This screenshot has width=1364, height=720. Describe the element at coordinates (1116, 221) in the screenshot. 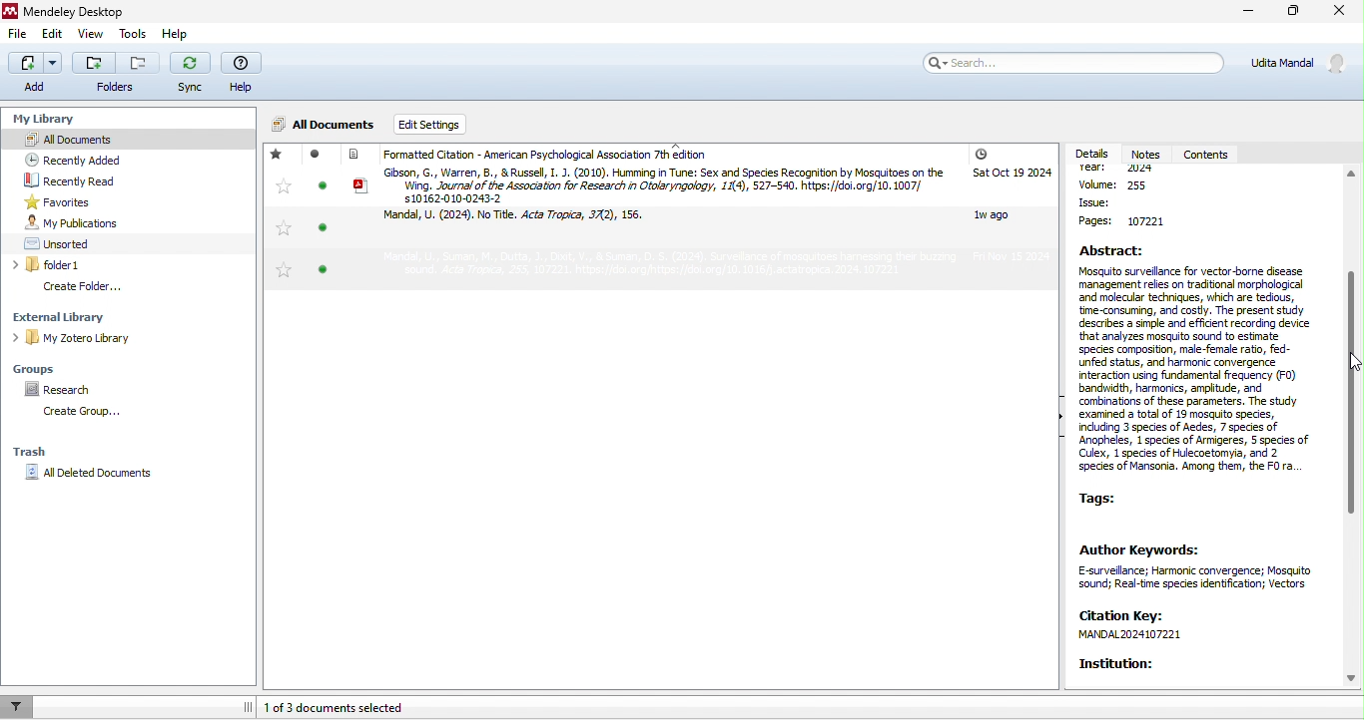

I see `page` at that location.